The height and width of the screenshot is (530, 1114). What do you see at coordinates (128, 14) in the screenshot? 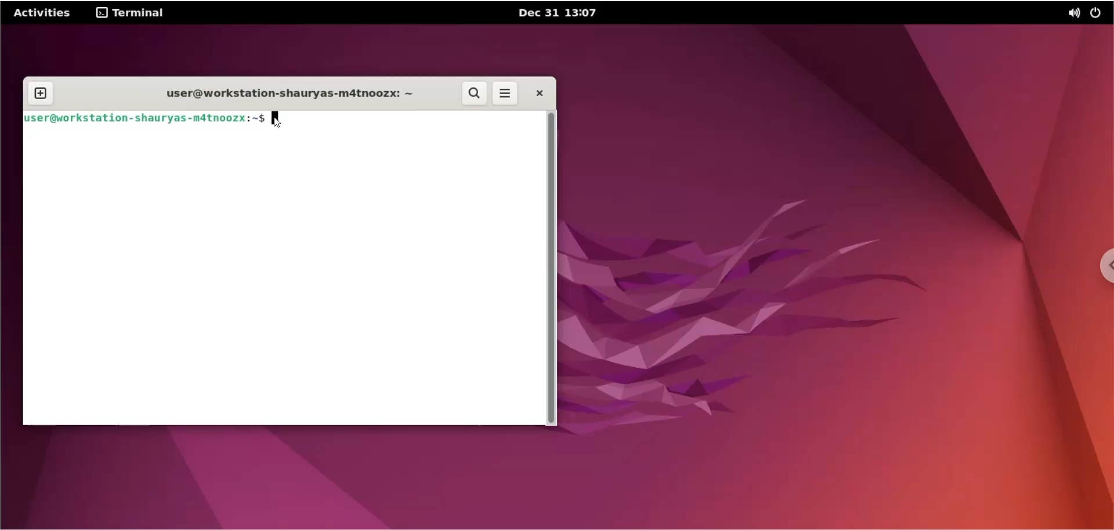
I see `terminal` at bounding box center [128, 14].